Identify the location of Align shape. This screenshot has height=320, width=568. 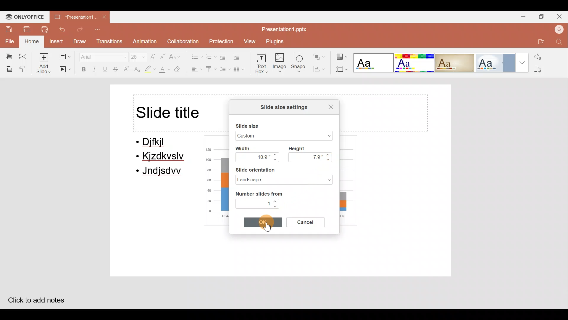
(321, 69).